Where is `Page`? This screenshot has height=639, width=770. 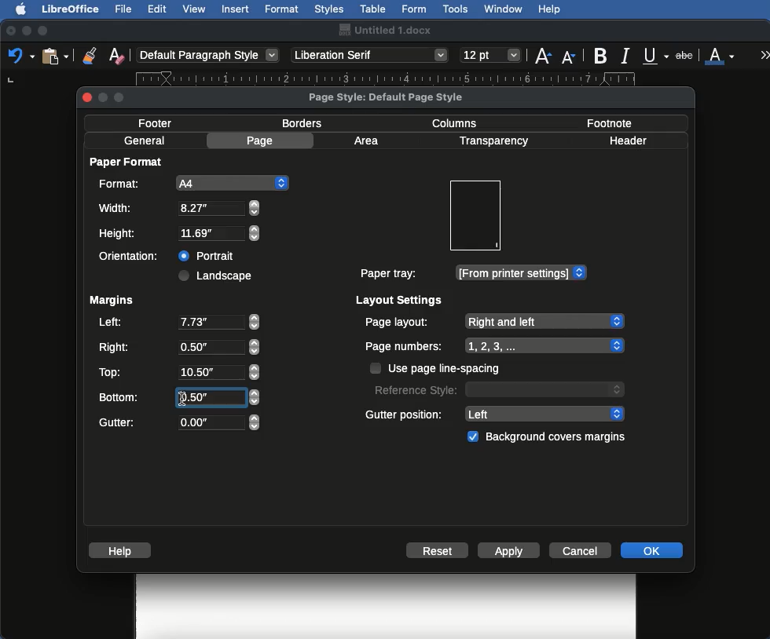
Page is located at coordinates (262, 141).